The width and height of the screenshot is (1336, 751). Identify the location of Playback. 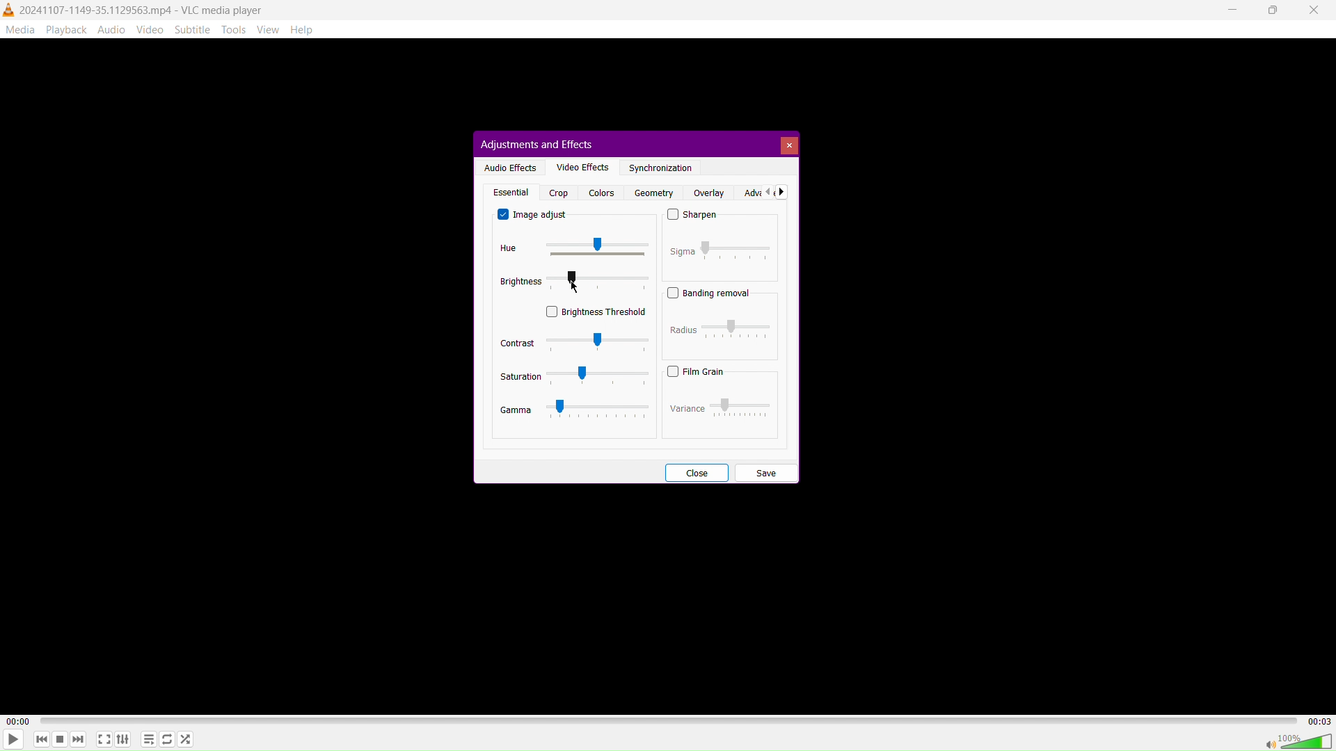
(65, 29).